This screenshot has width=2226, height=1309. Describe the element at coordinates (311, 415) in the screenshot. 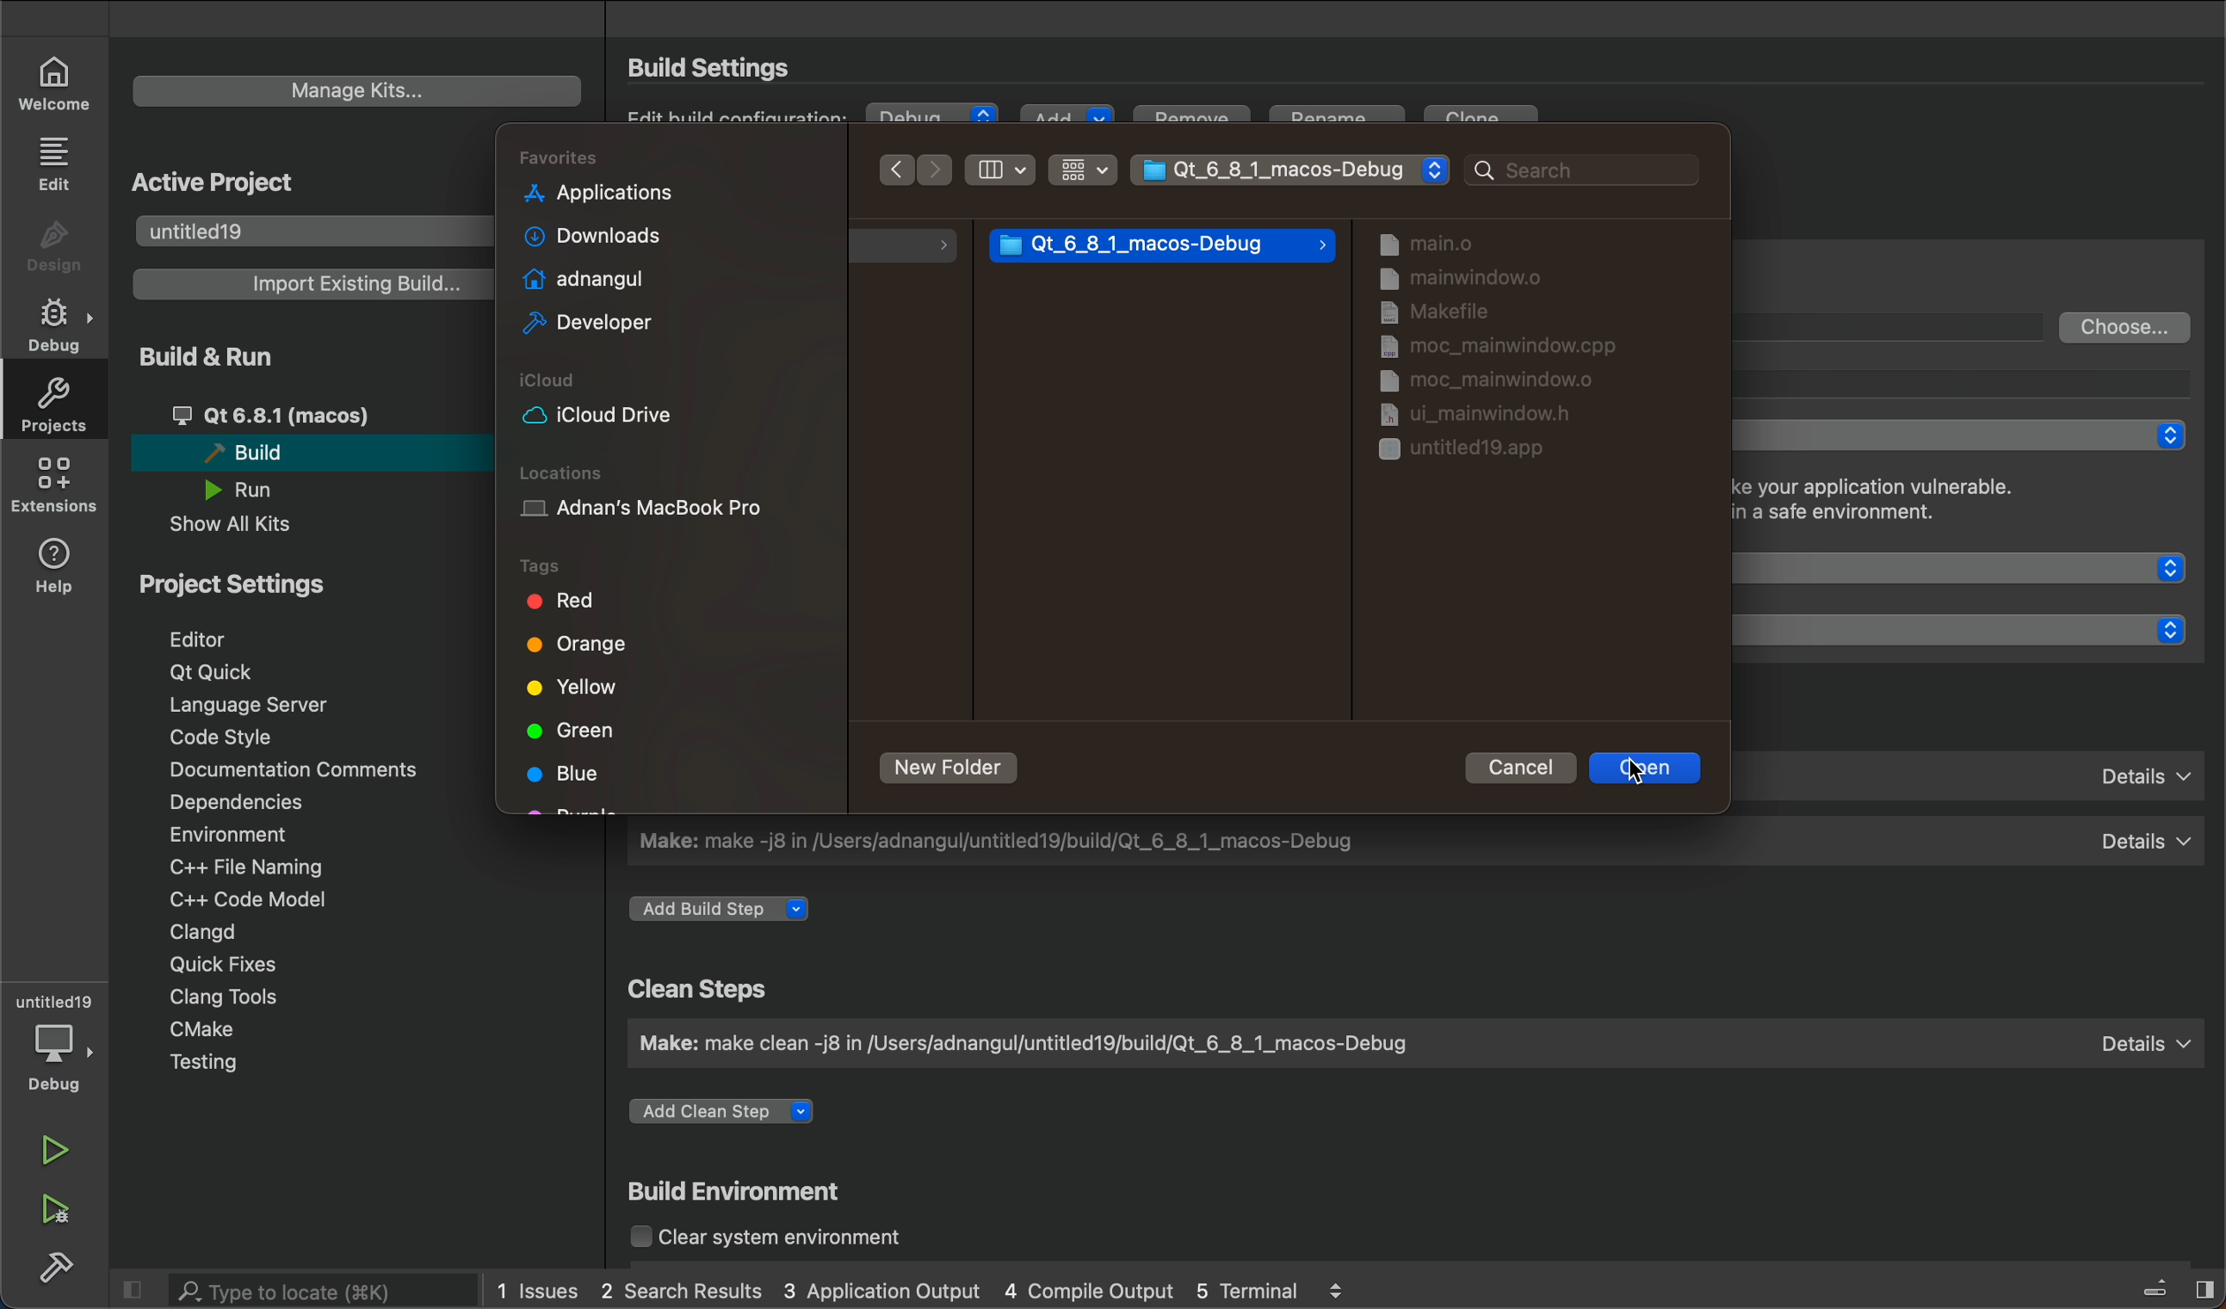

I see `qt` at that location.